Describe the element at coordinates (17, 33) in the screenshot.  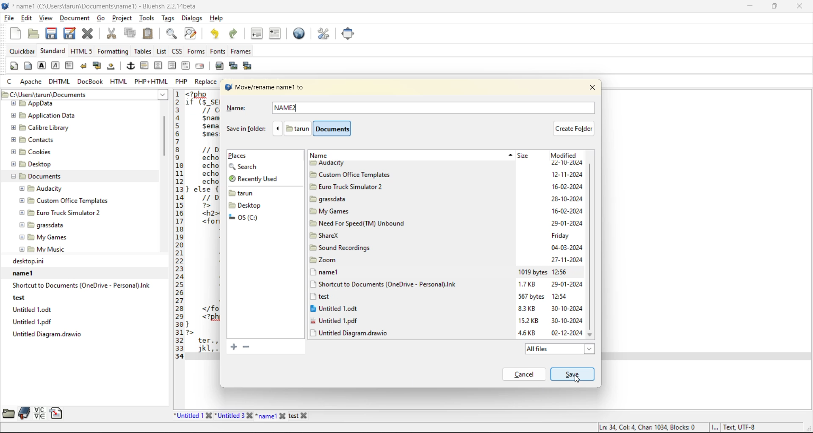
I see `new` at that location.